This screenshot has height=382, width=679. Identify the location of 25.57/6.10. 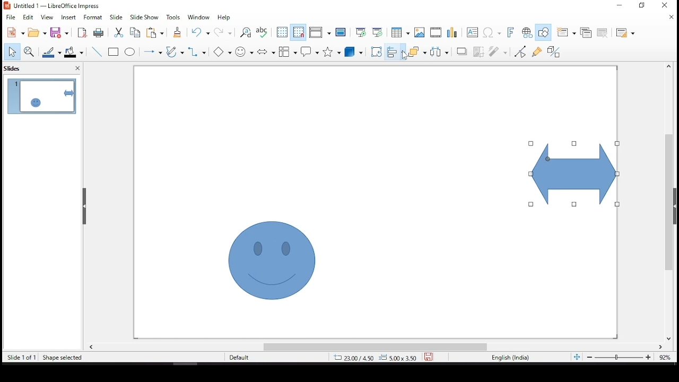
(353, 358).